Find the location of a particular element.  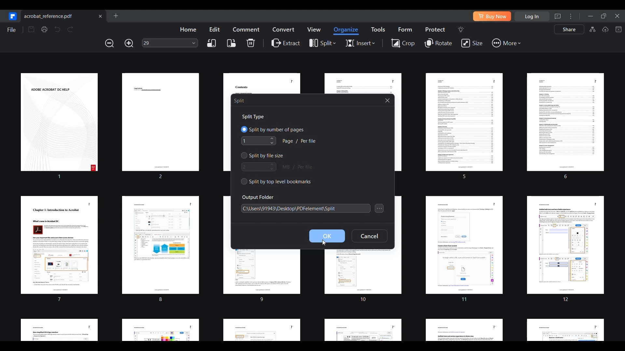

Tools is located at coordinates (378, 29).